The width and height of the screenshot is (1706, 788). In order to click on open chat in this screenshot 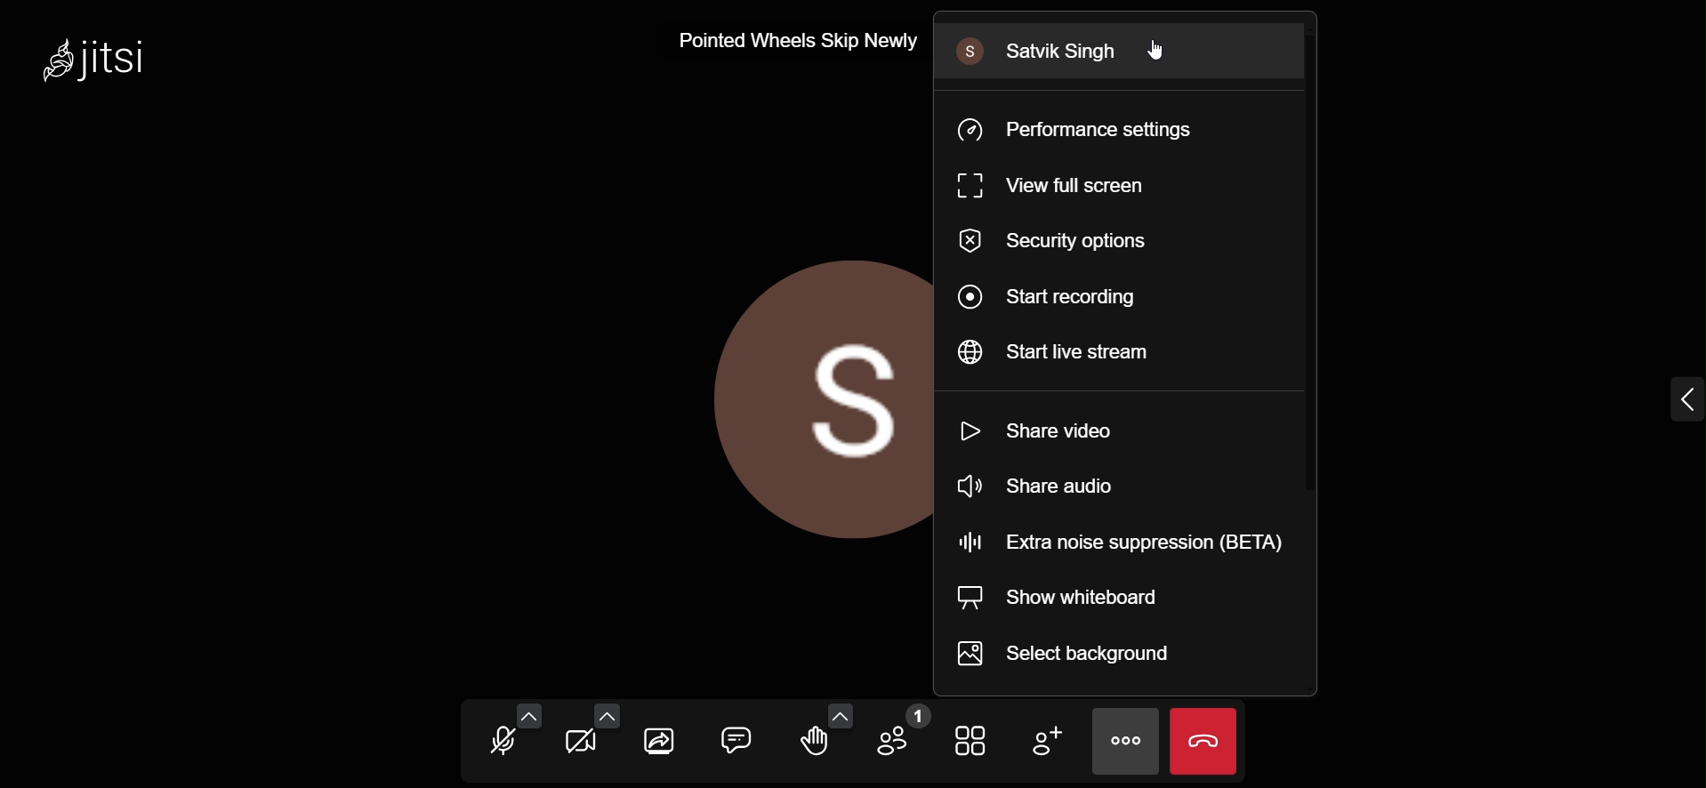, I will do `click(734, 743)`.